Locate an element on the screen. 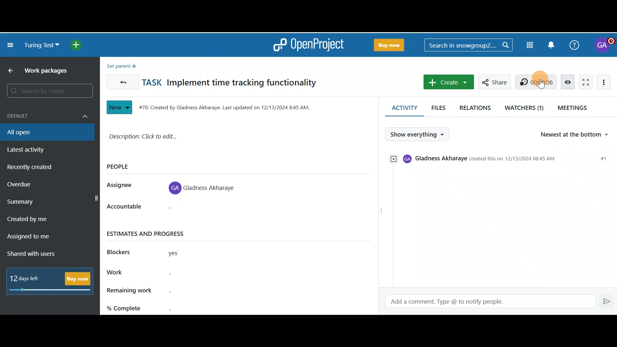 The height and width of the screenshot is (347, 617). Implement time tracking functionality is located at coordinates (244, 84).